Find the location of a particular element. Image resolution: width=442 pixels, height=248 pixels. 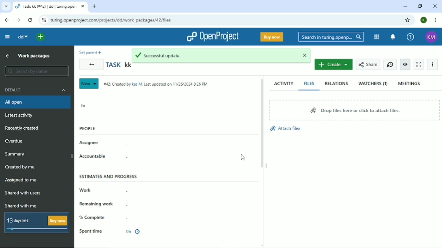

View site information is located at coordinates (43, 20).